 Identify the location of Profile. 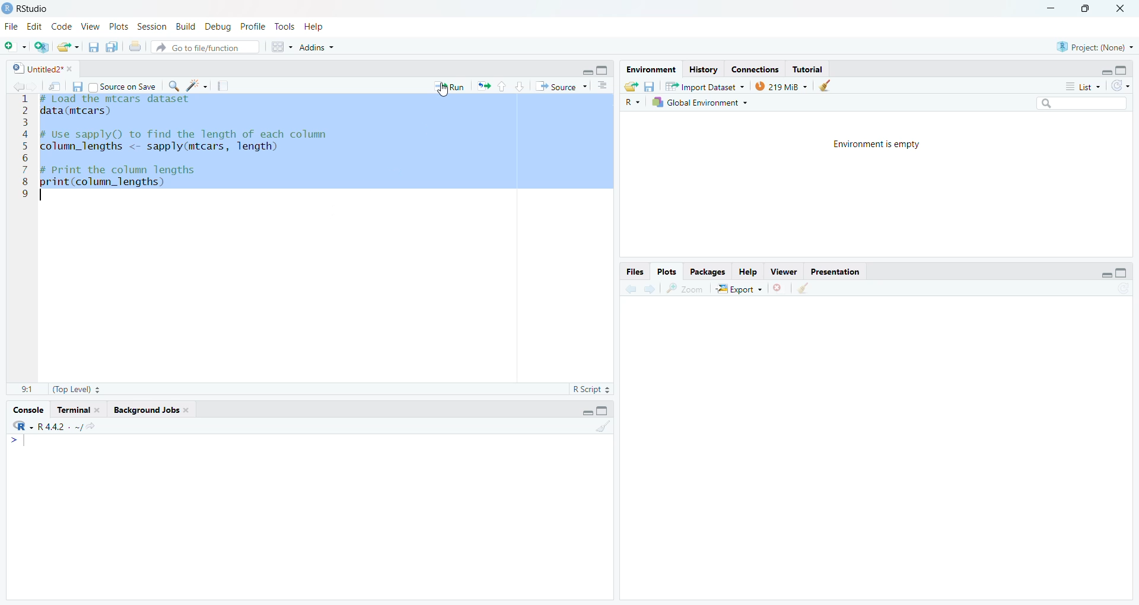
(254, 26).